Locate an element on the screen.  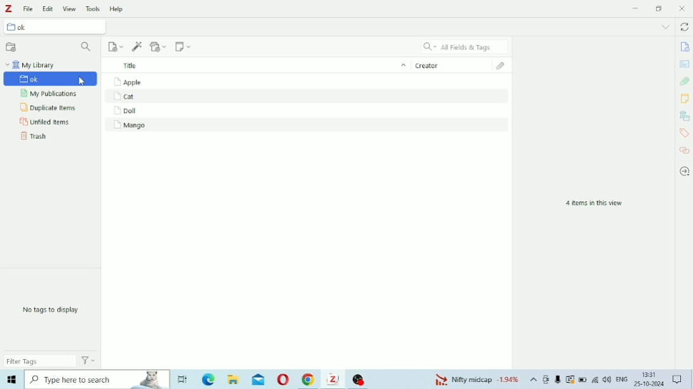
Logo is located at coordinates (8, 9).